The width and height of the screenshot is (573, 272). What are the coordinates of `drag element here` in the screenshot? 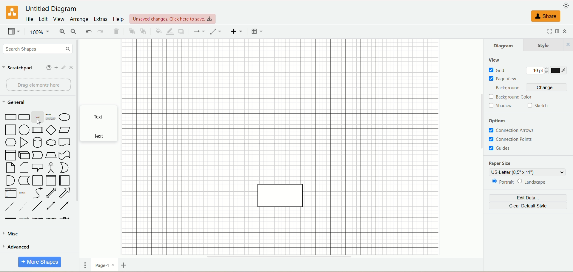 It's located at (36, 84).